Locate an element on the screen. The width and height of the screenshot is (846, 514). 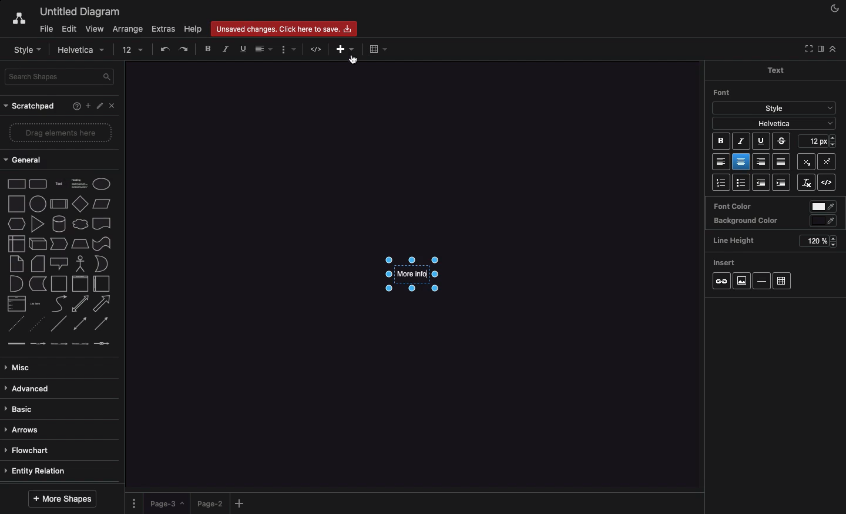
Advanced is located at coordinates (29, 390).